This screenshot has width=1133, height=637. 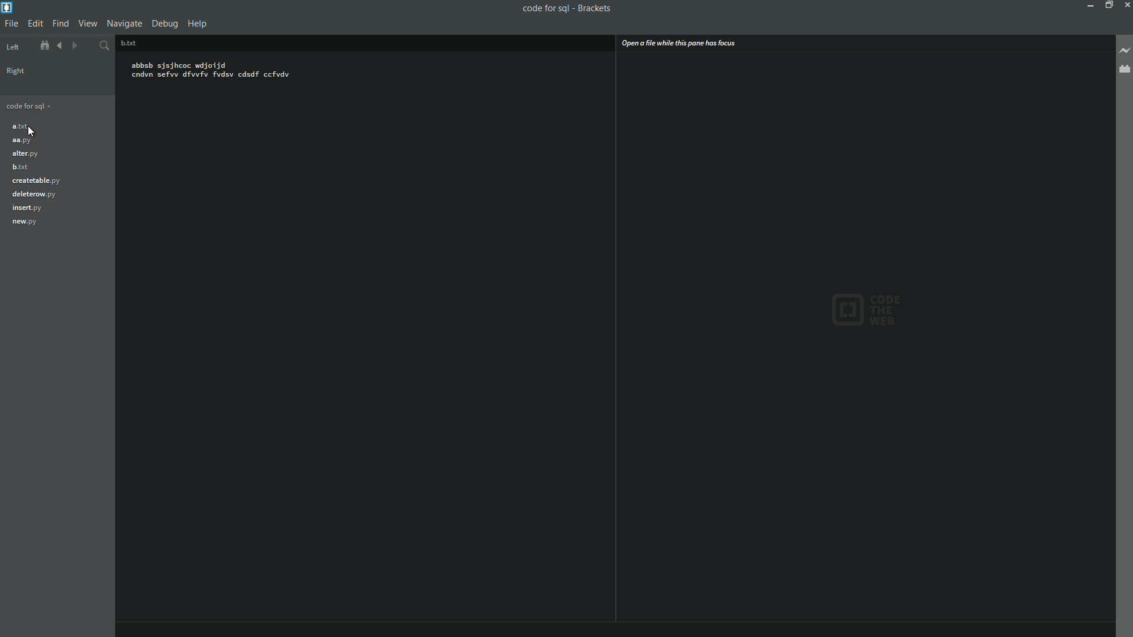 I want to click on Live preview, so click(x=1125, y=52).